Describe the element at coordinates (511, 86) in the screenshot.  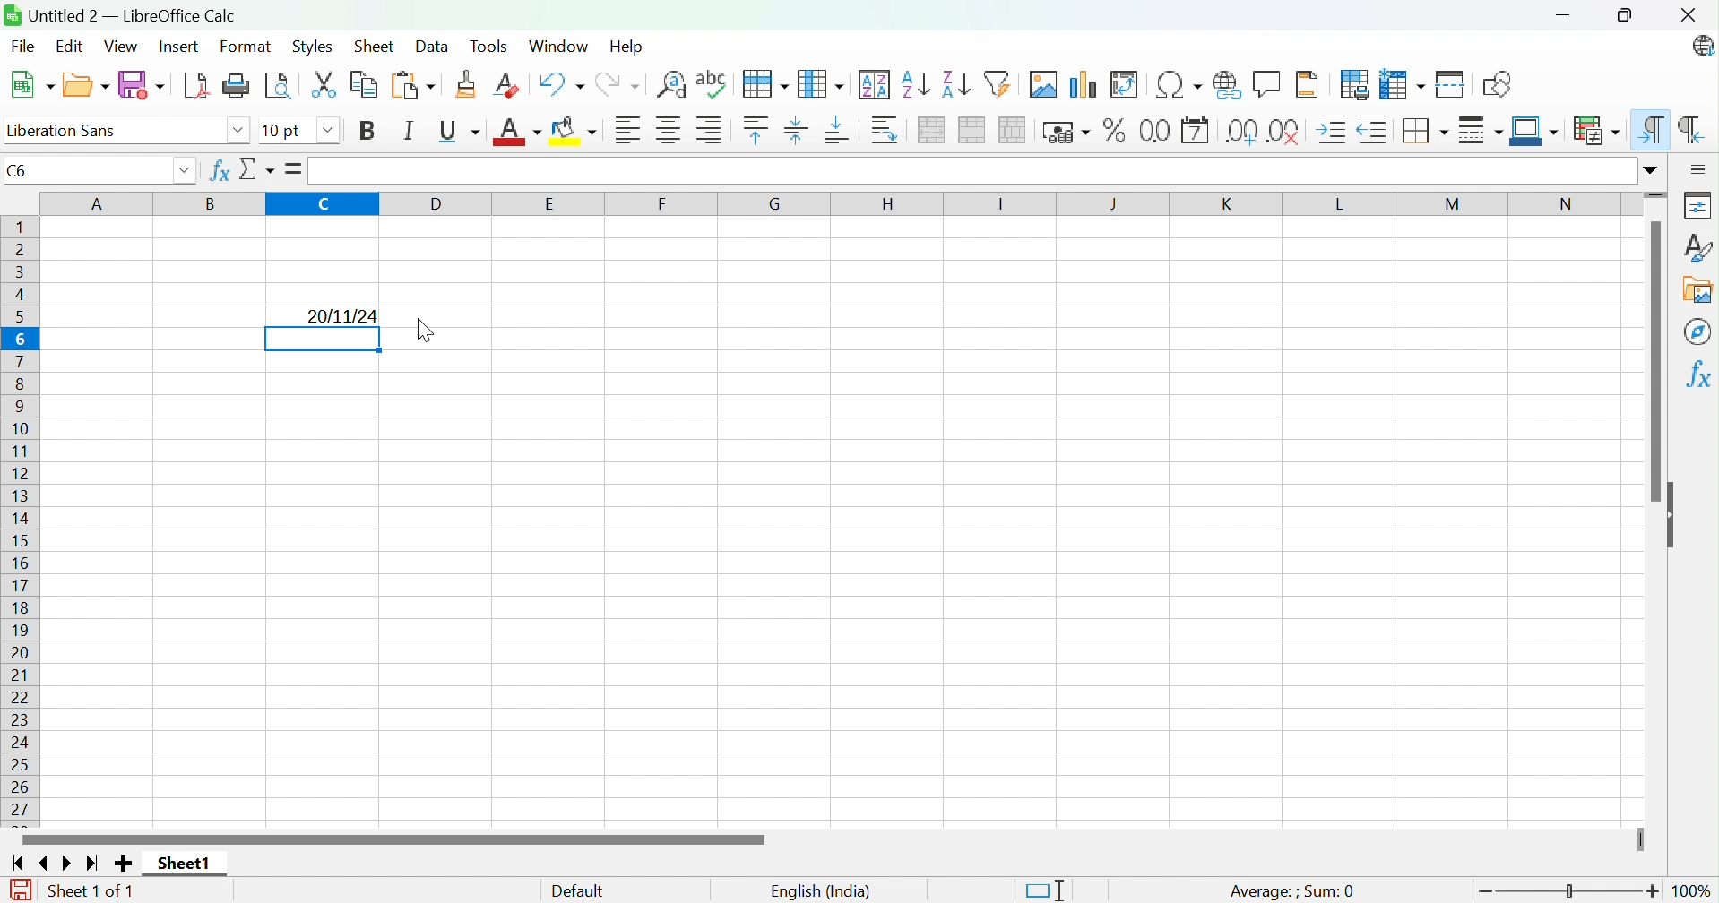
I see `Clear direct formatting` at that location.